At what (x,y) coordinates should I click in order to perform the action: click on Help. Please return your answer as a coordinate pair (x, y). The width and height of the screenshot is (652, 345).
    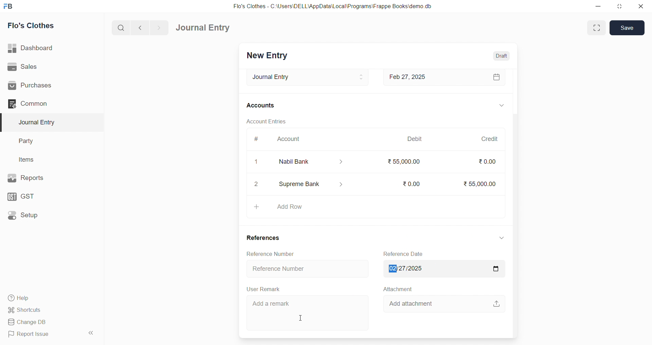
    Looking at the image, I should click on (42, 299).